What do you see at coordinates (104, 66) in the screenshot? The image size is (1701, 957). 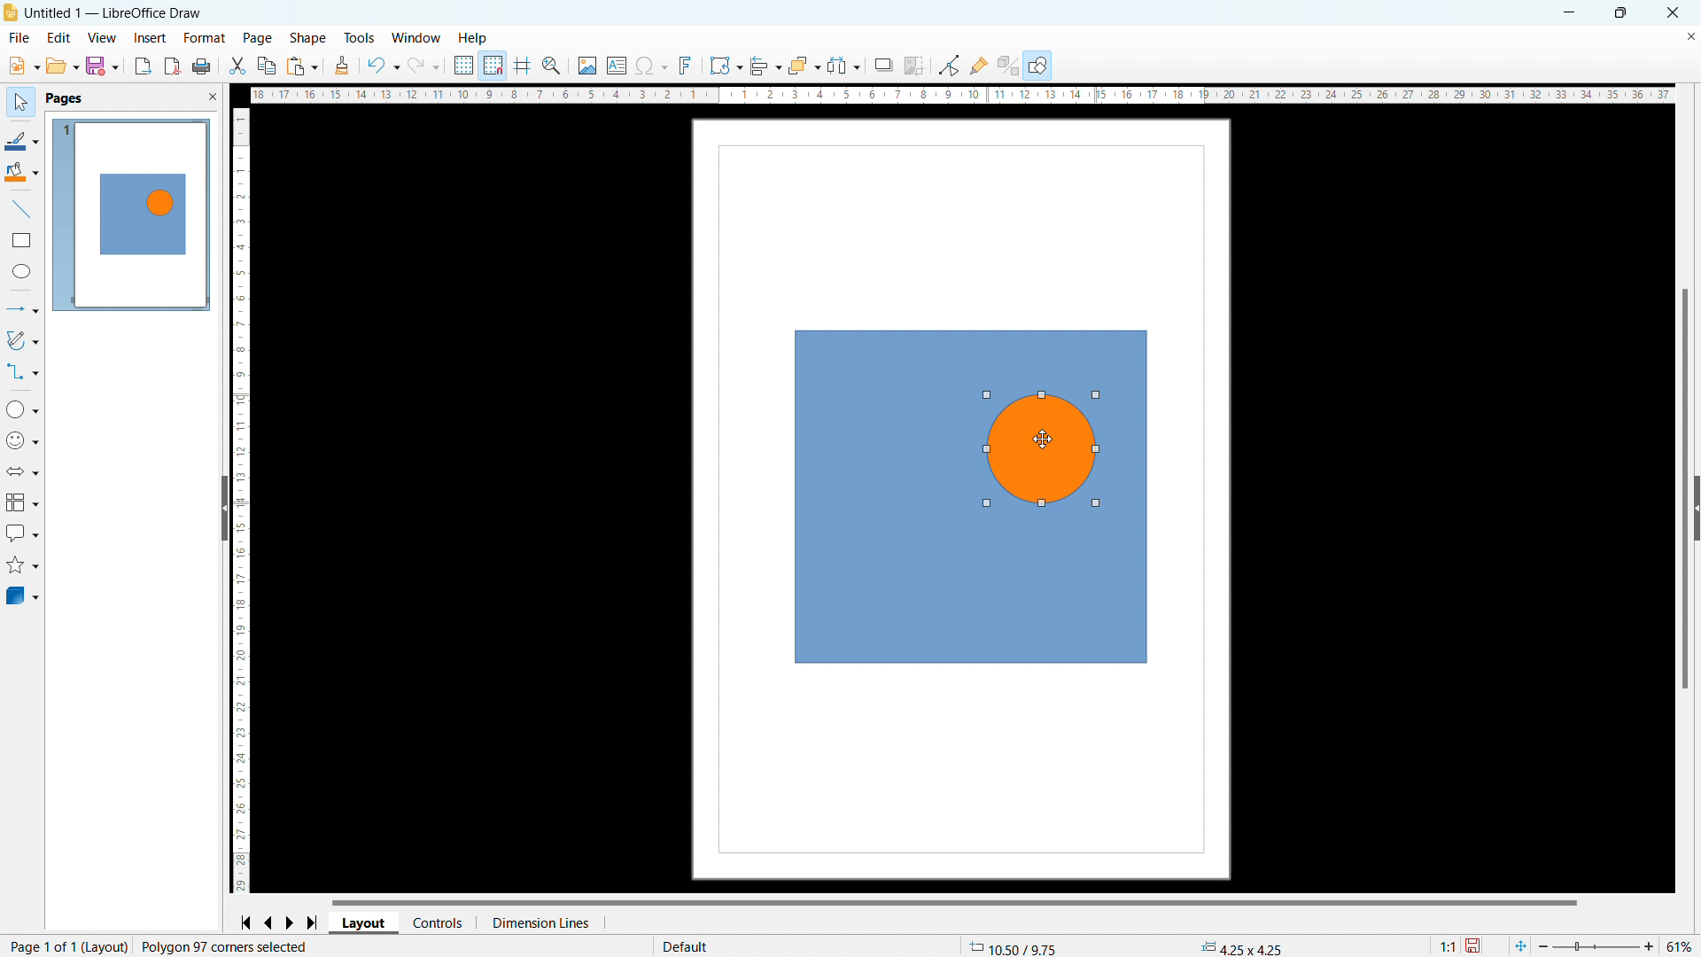 I see `save` at bounding box center [104, 66].